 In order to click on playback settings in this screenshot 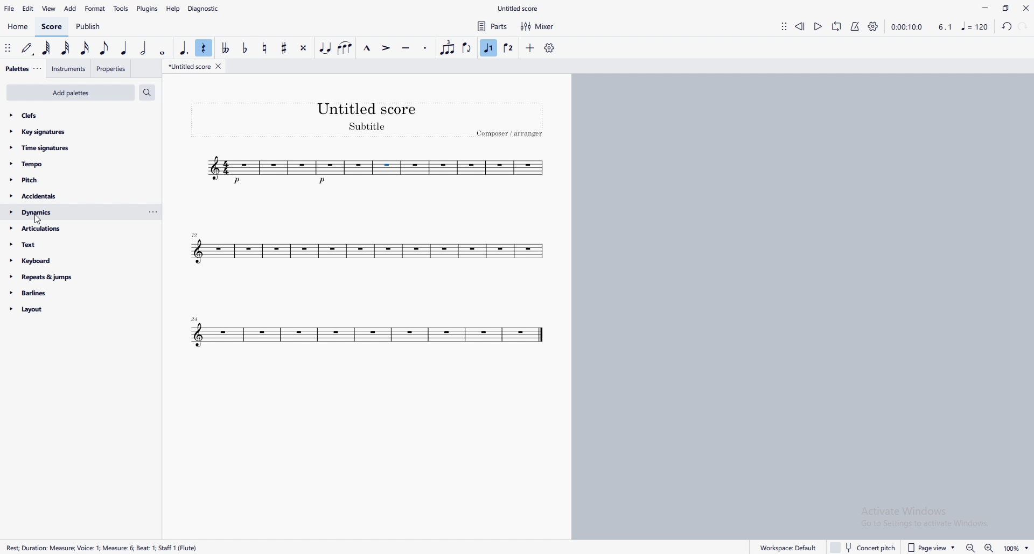, I will do `click(873, 26)`.